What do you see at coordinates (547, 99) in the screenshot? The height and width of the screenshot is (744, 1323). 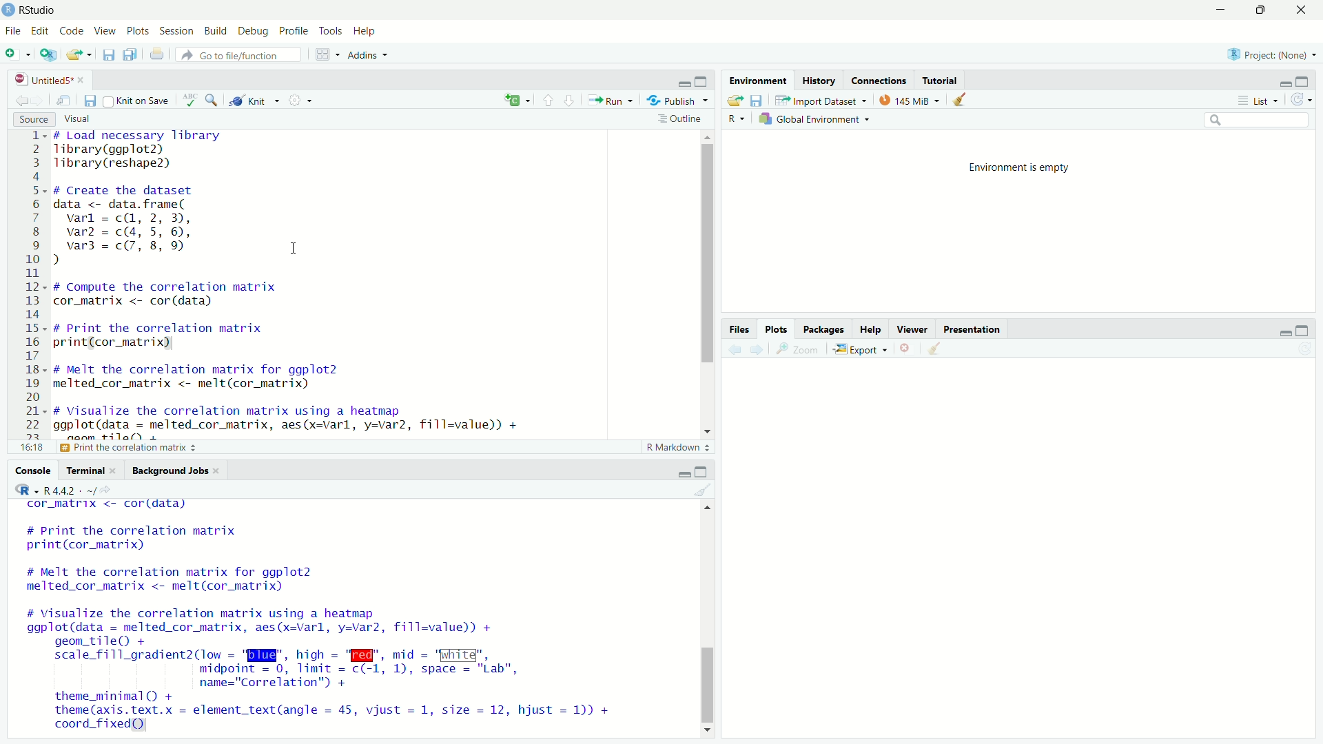 I see `go to previous section` at bounding box center [547, 99].